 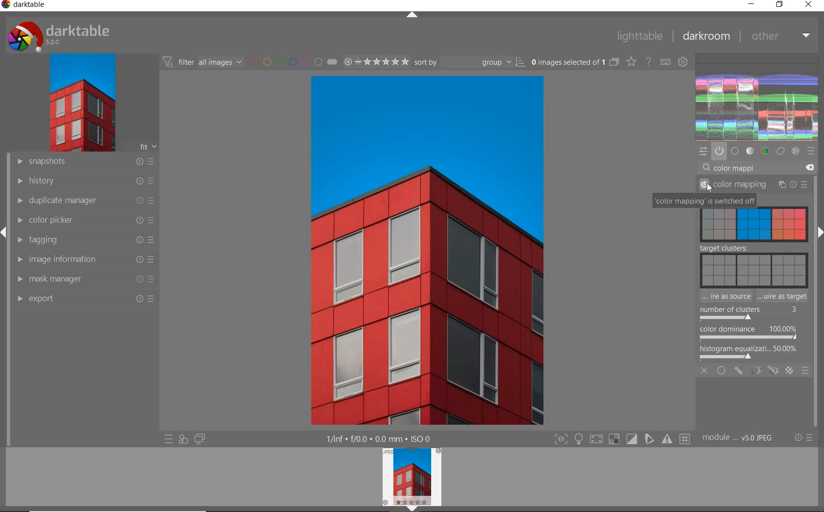 I want to click on preset, so click(x=811, y=152).